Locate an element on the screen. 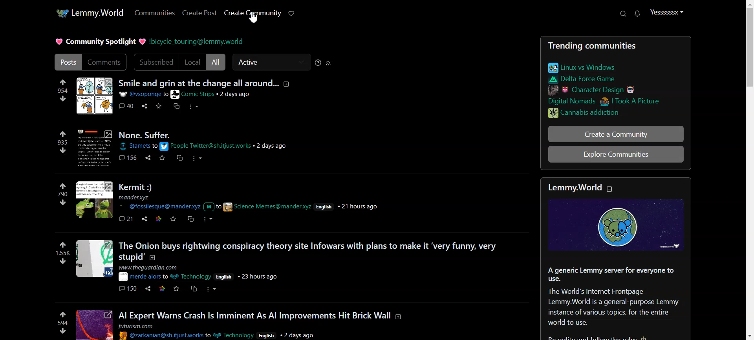 This screenshot has height=340, width=754. numbers is located at coordinates (62, 194).